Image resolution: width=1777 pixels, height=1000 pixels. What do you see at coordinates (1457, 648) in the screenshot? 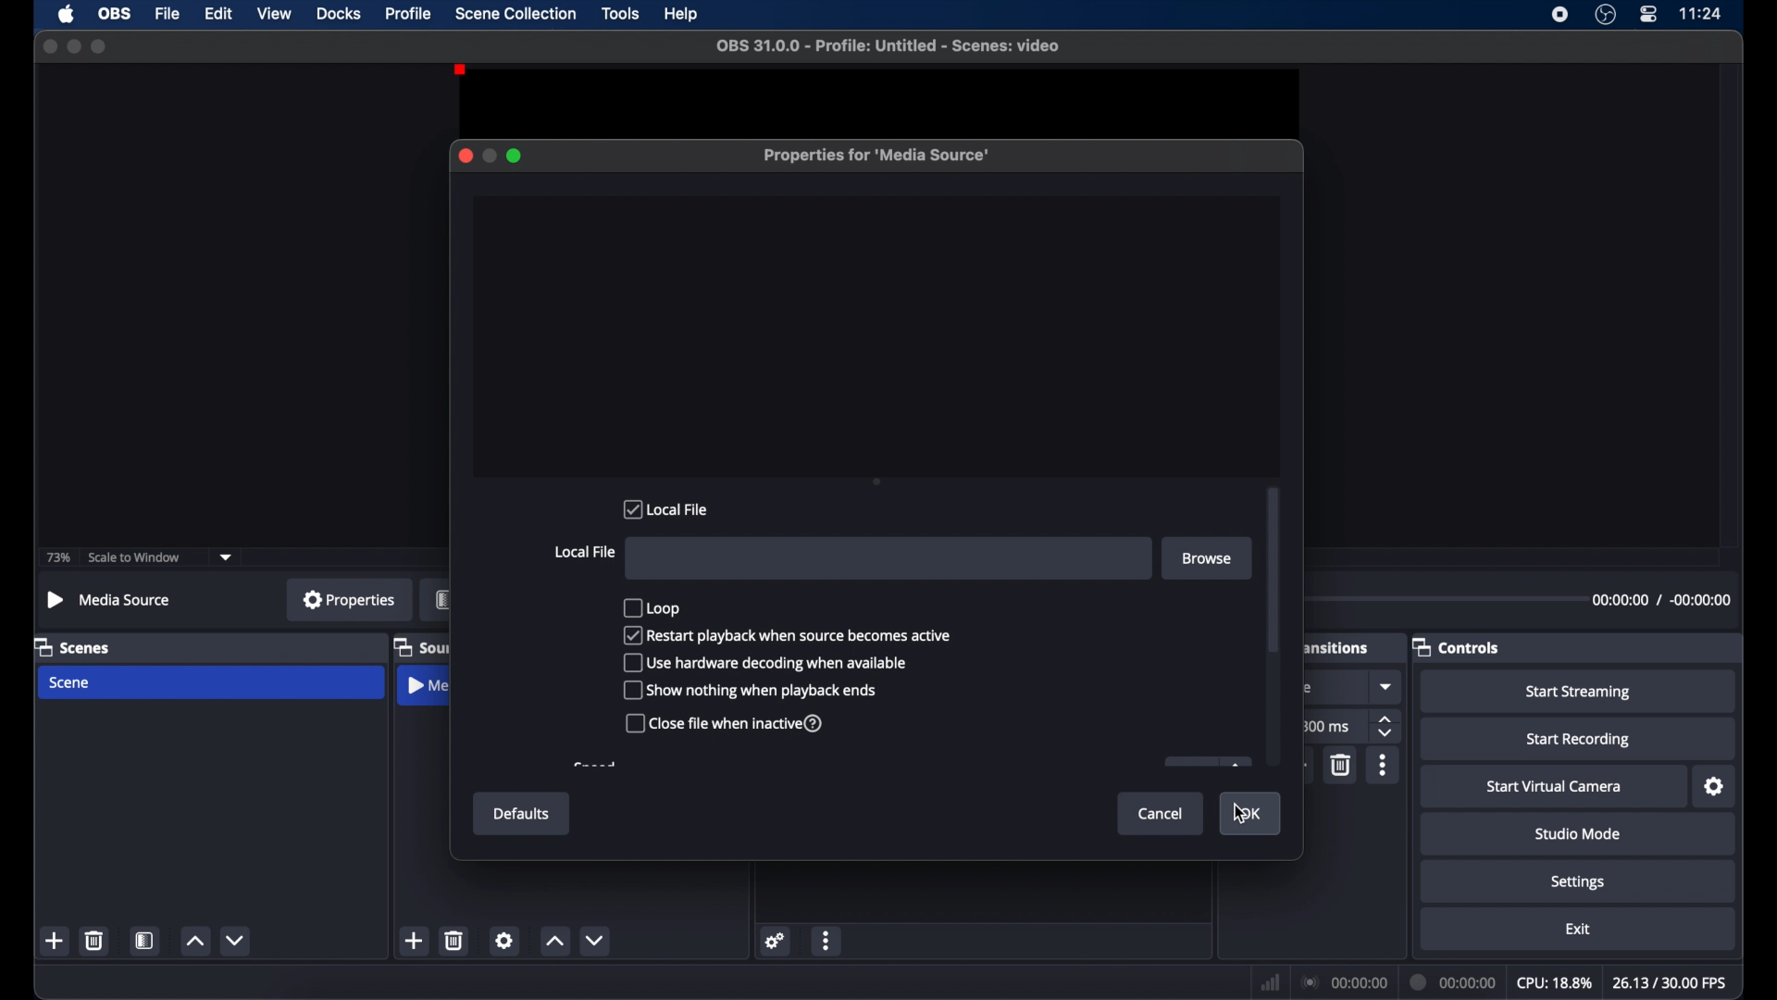
I see `controls` at bounding box center [1457, 648].